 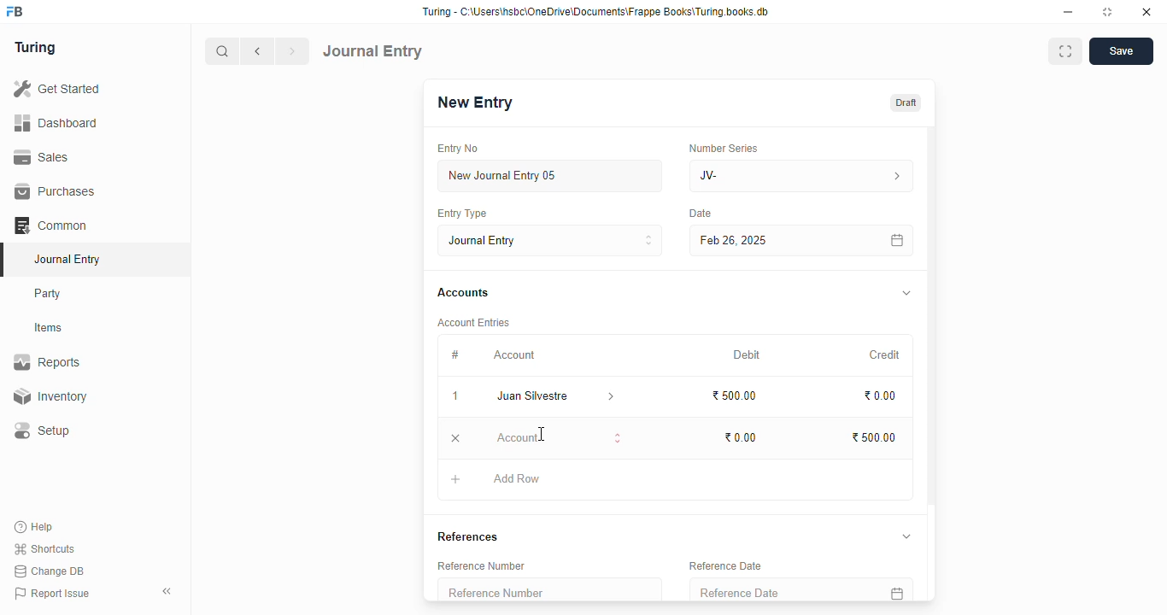 What do you see at coordinates (517, 479) in the screenshot?
I see `add row` at bounding box center [517, 479].